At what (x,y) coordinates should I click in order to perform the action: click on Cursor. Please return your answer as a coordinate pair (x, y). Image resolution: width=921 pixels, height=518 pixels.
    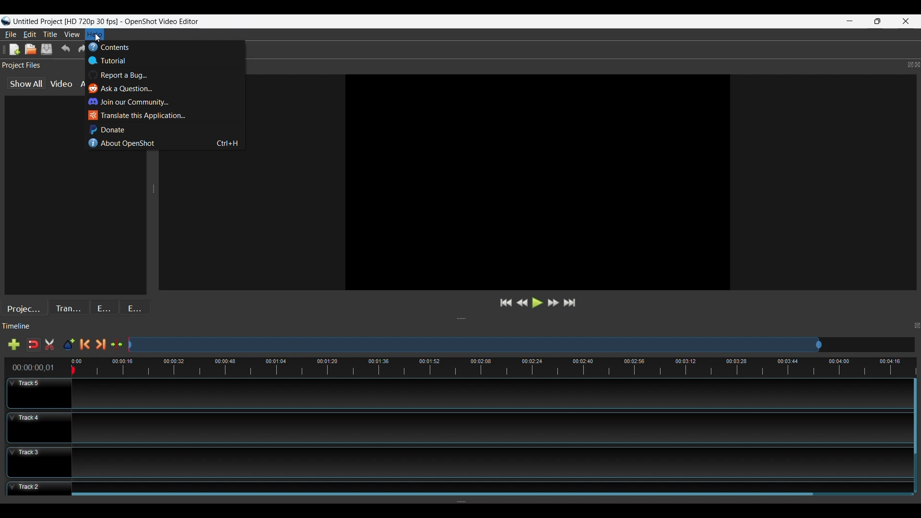
    Looking at the image, I should click on (99, 39).